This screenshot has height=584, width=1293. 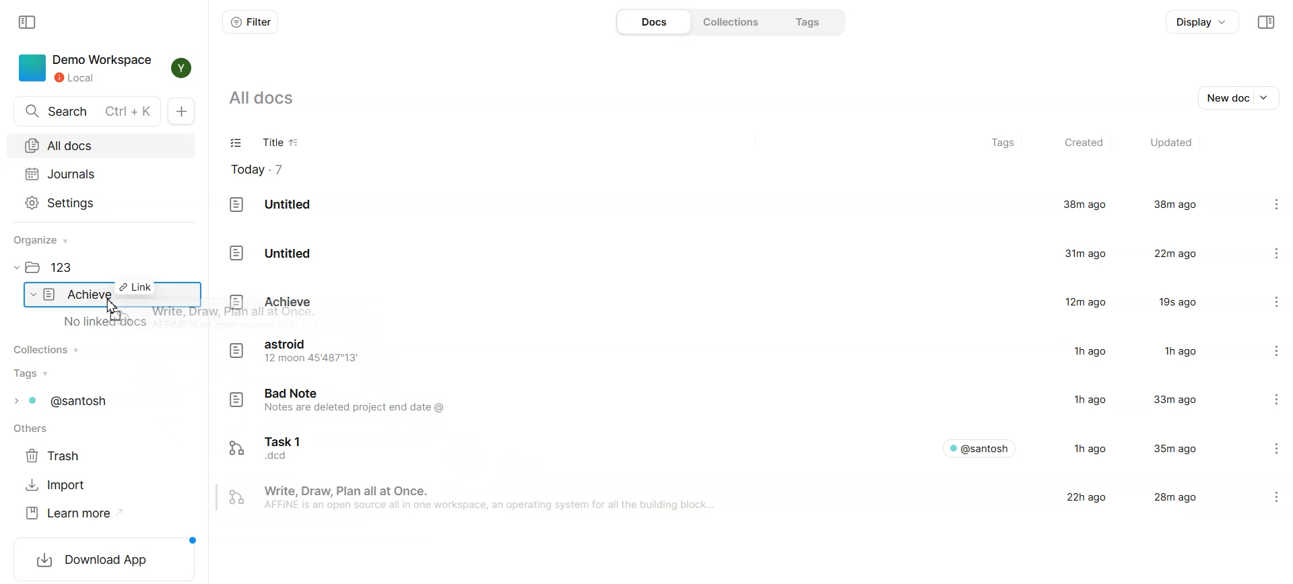 I want to click on New doc, so click(x=185, y=112).